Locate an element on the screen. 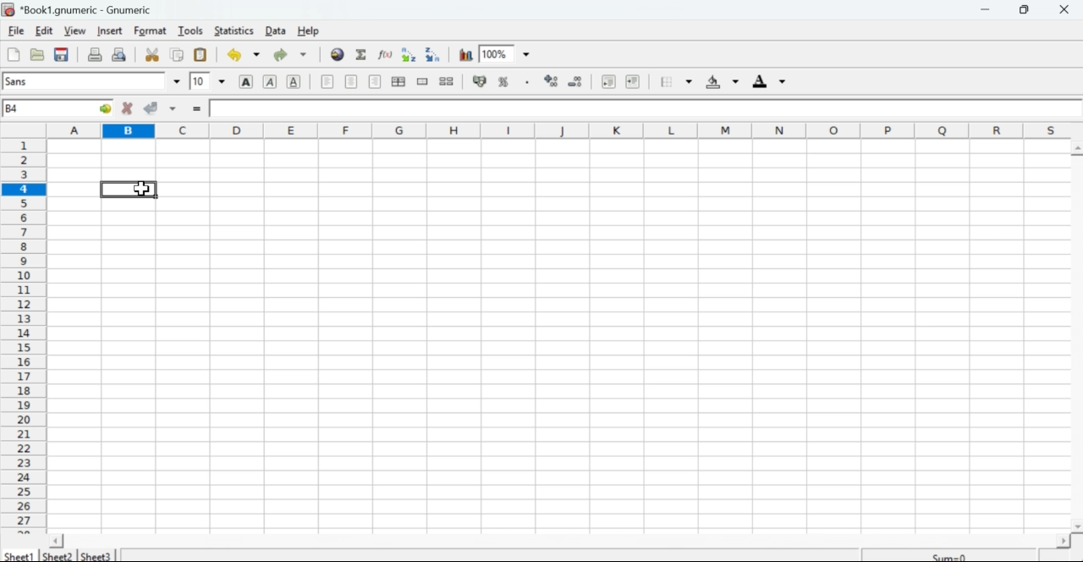 This screenshot has width=1083, height=562. scroll up is located at coordinates (1076, 149).